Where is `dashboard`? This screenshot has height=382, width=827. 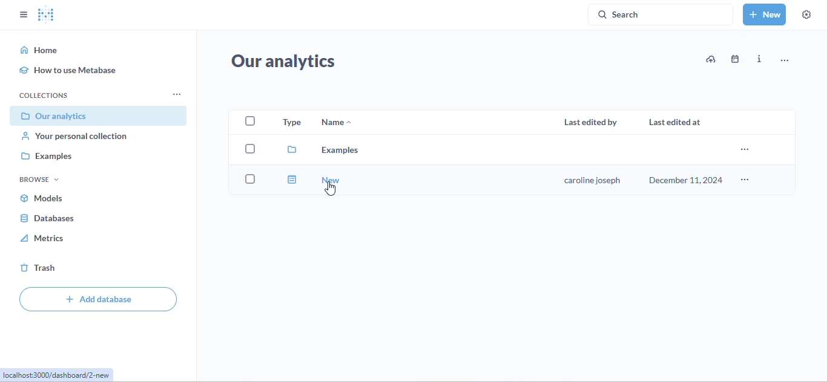 dashboard is located at coordinates (292, 179).